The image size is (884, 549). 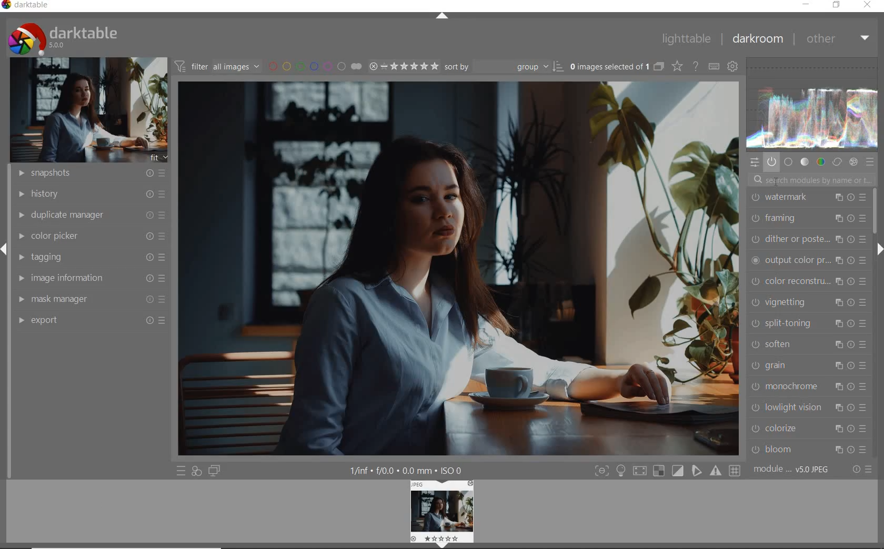 I want to click on dither or paste, so click(x=807, y=239).